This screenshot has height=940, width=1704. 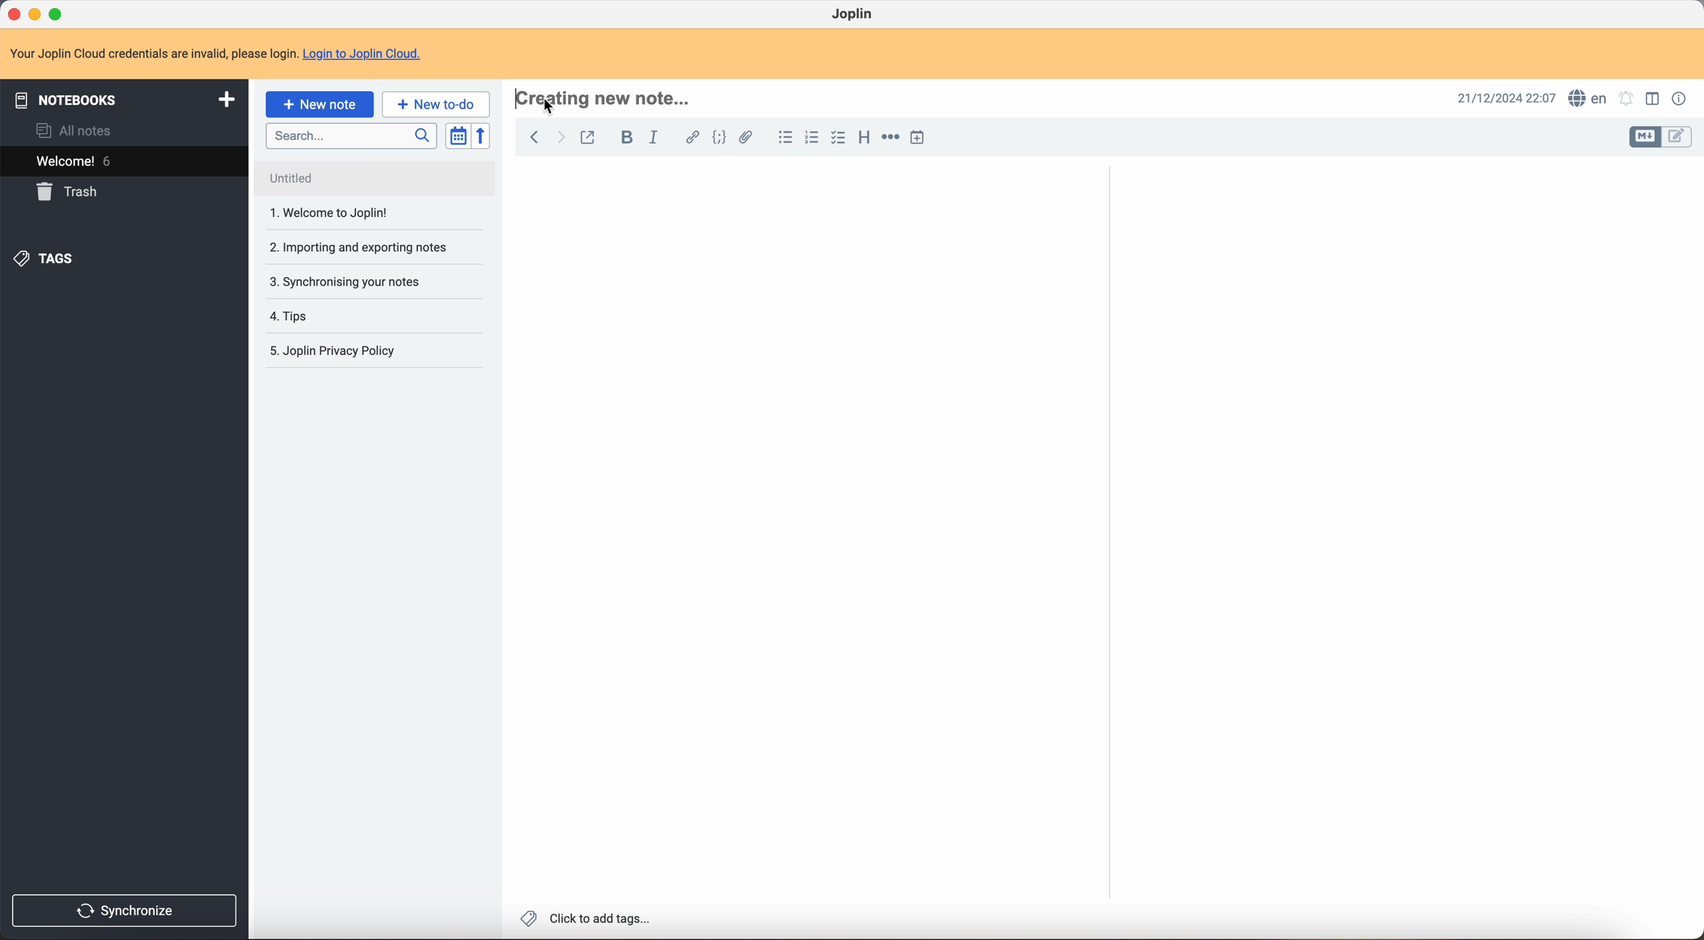 I want to click on scroll bar, so click(x=1693, y=417).